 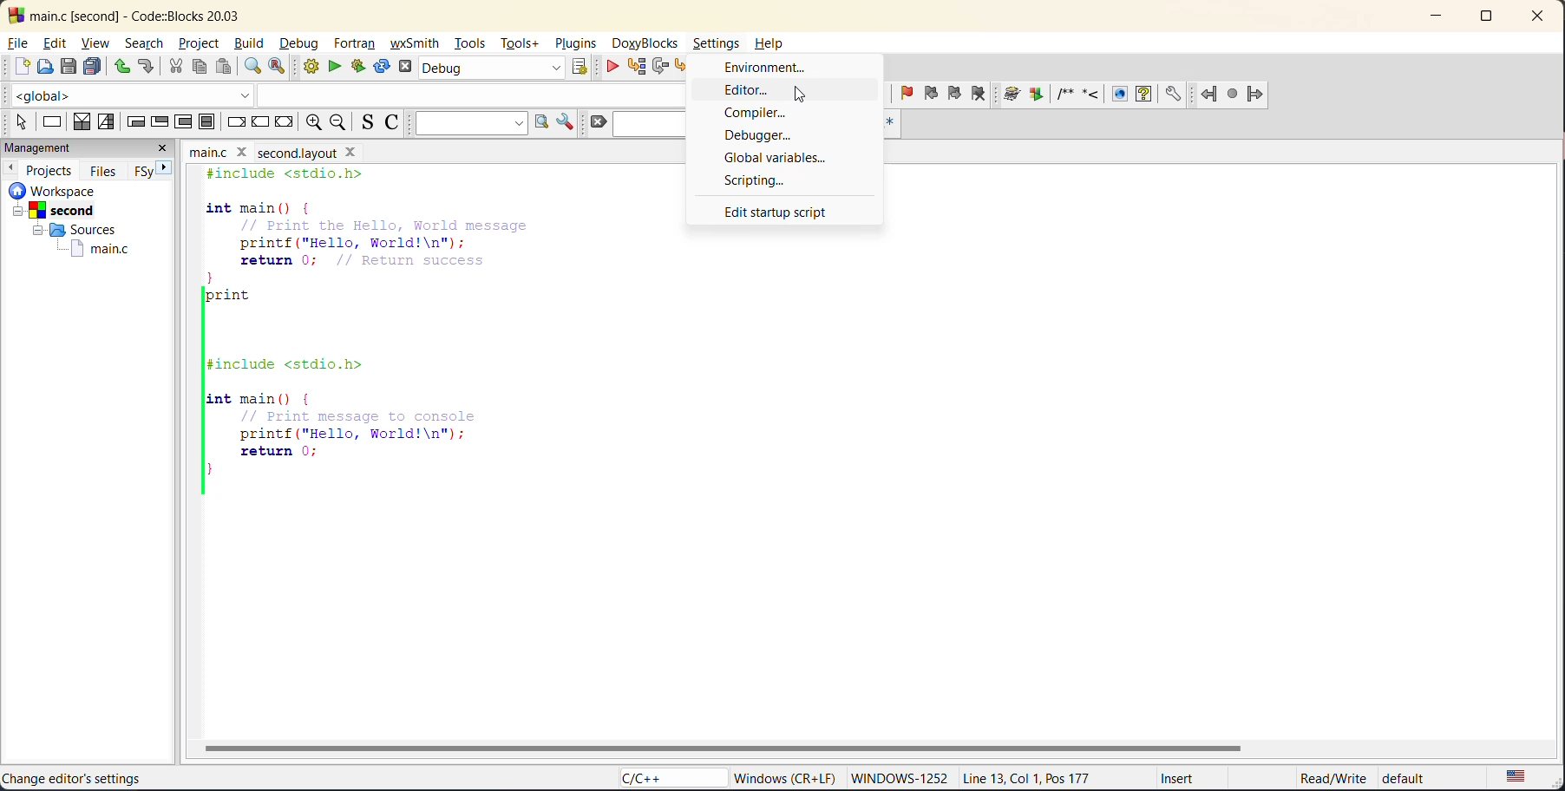 I want to click on plugins, so click(x=573, y=44).